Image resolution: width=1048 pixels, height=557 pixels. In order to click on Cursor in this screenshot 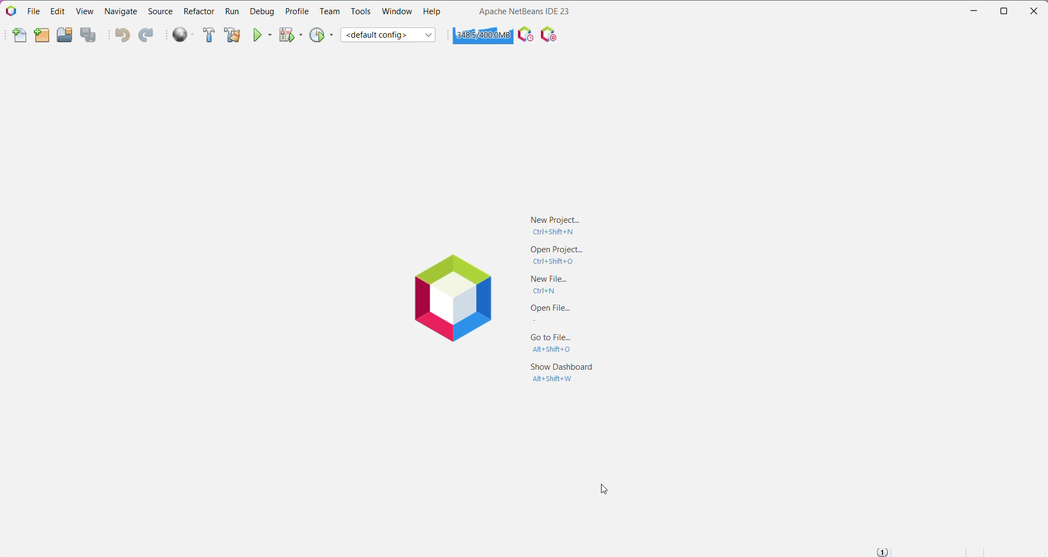, I will do `click(603, 489)`.